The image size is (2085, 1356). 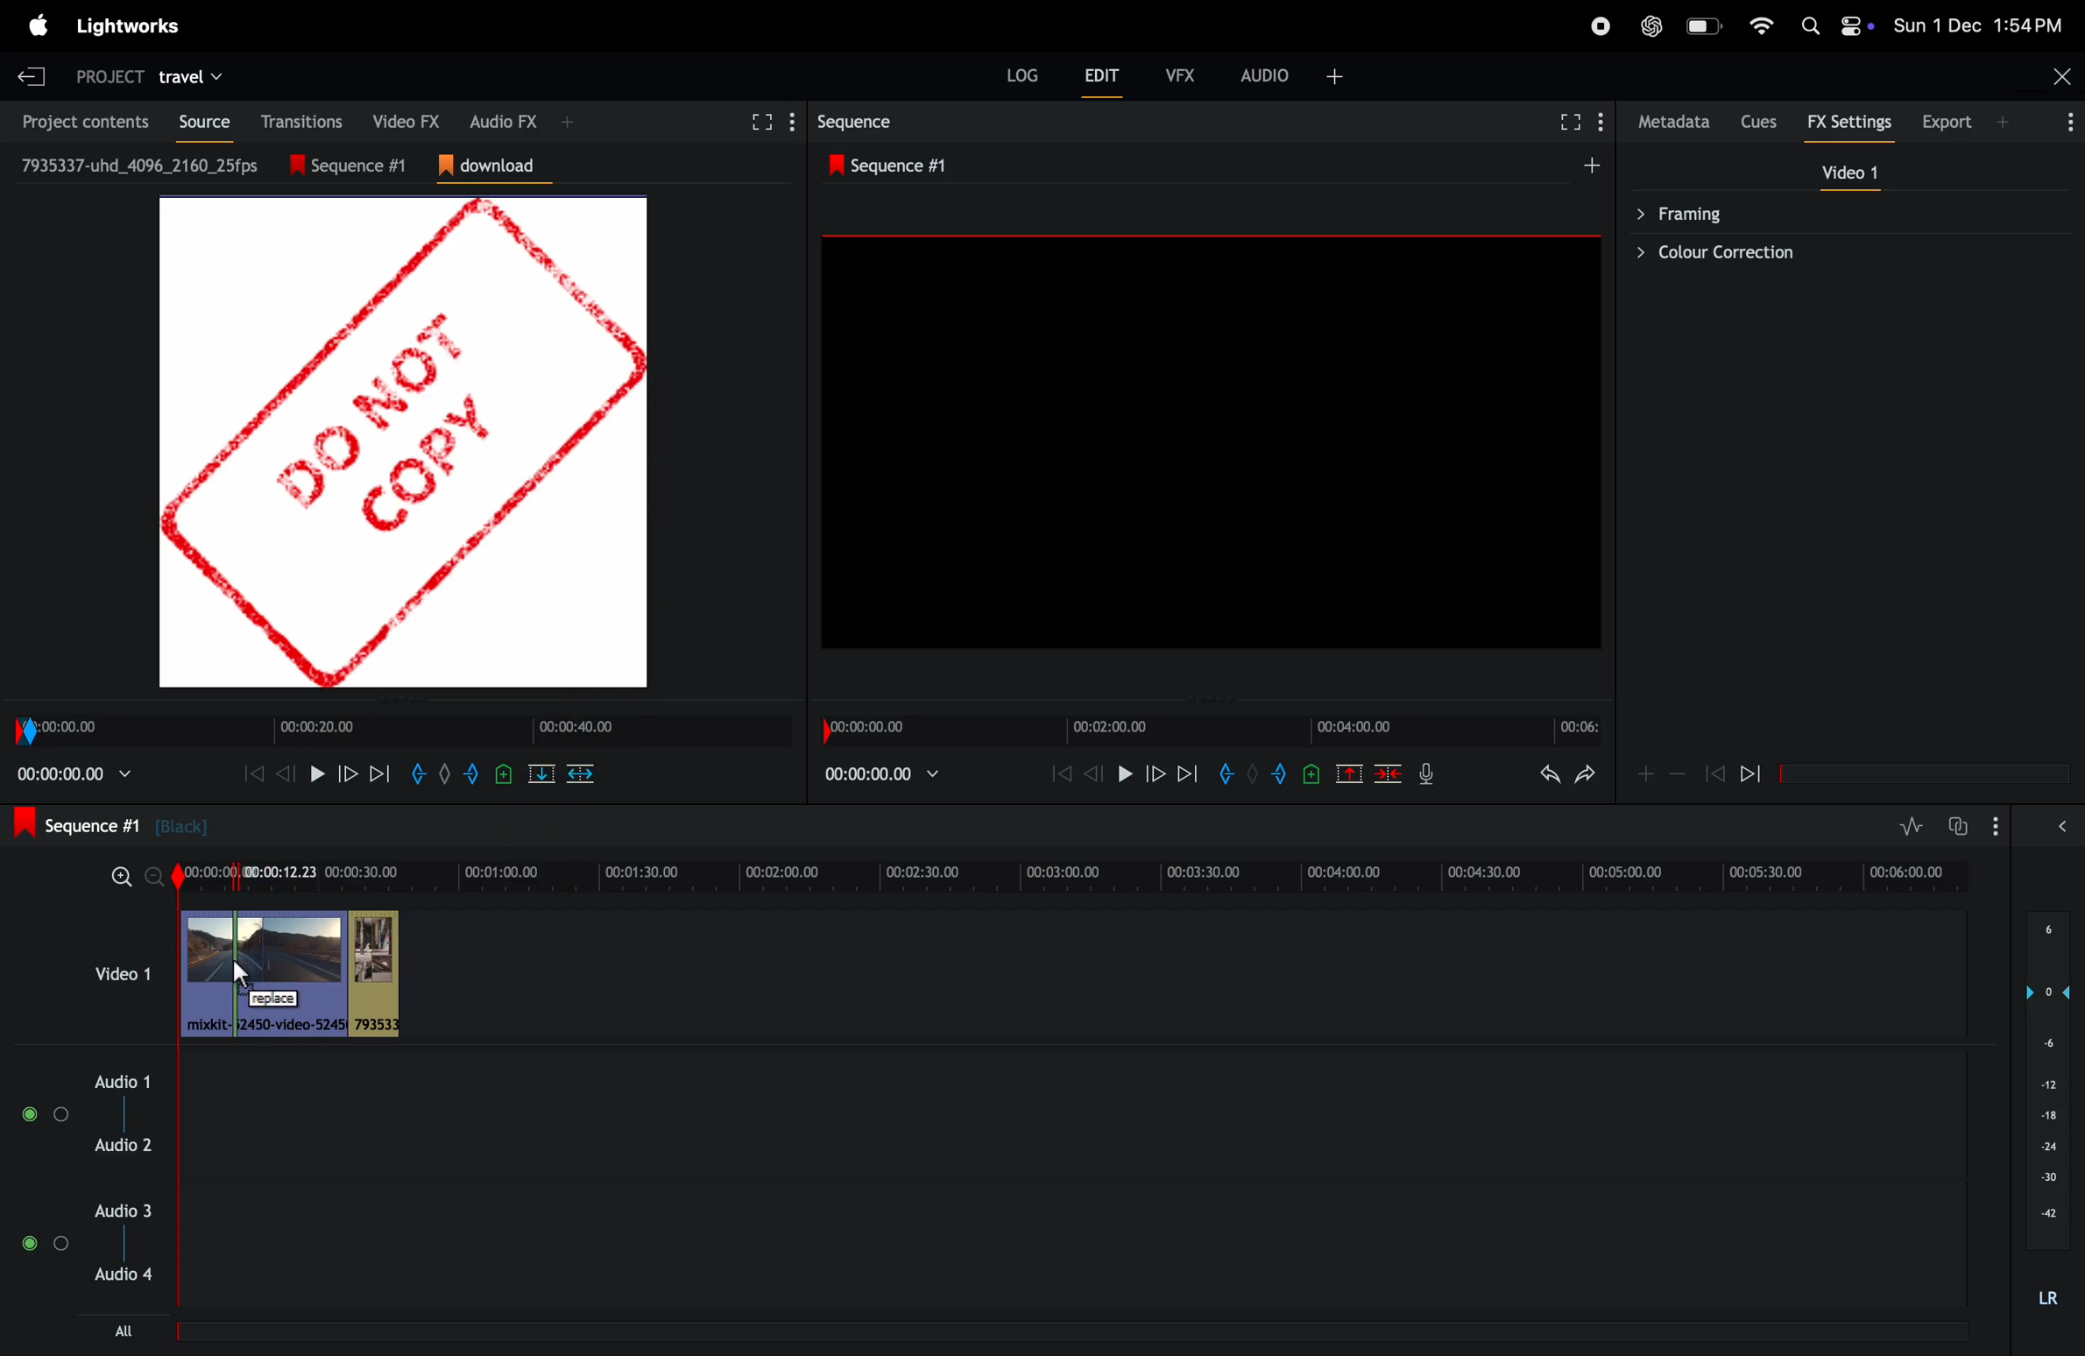 What do you see at coordinates (1079, 877) in the screenshot?
I see `timef frame` at bounding box center [1079, 877].